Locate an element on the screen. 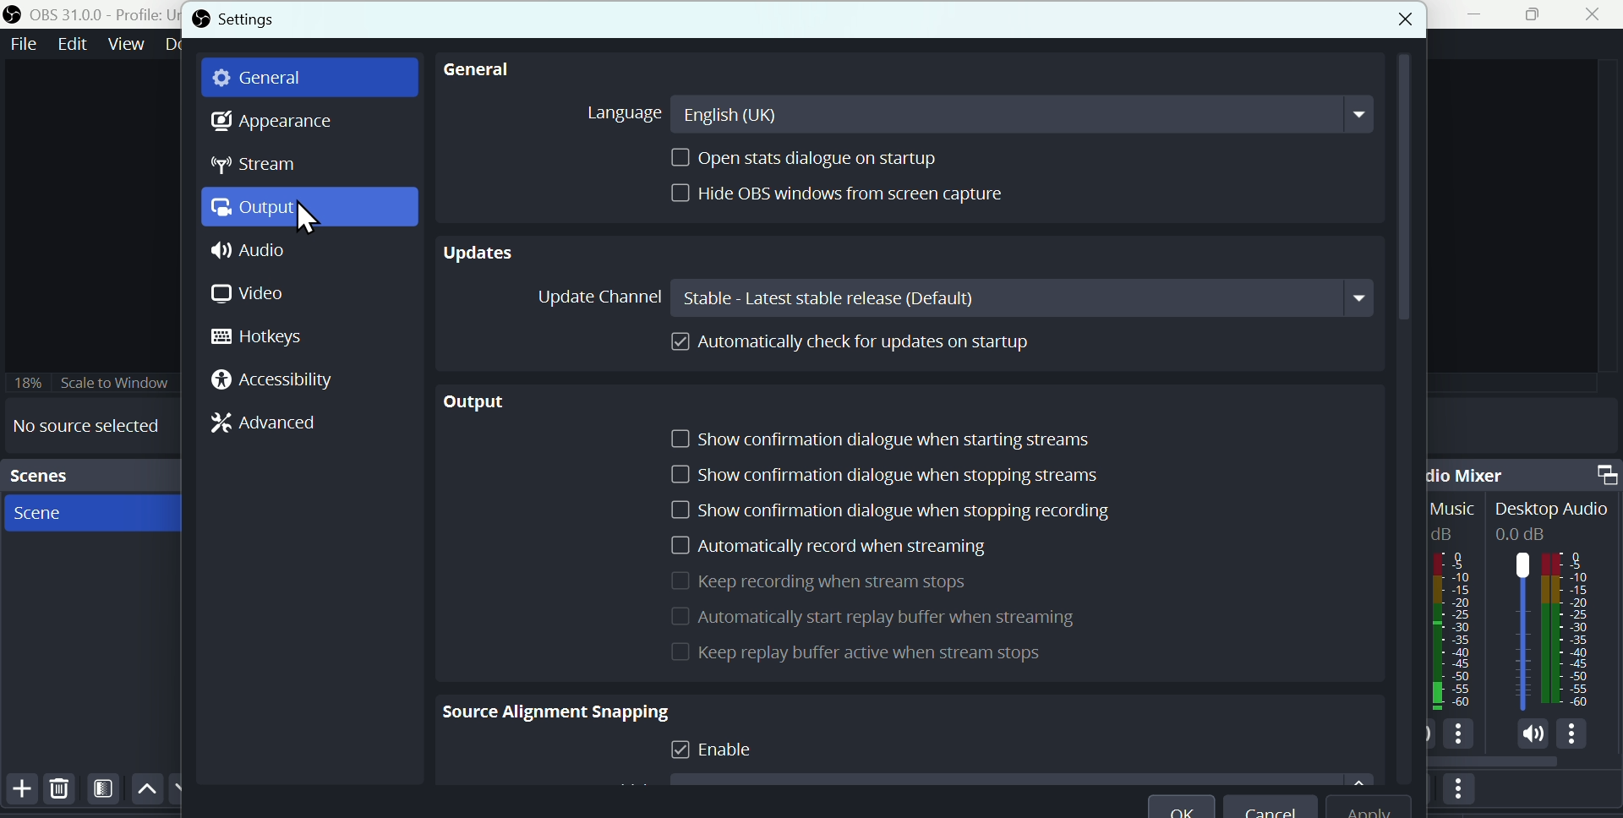 The height and width of the screenshot is (818, 1623). OBS 31.0 .0 profile untitled scenes new scene is located at coordinates (87, 14).